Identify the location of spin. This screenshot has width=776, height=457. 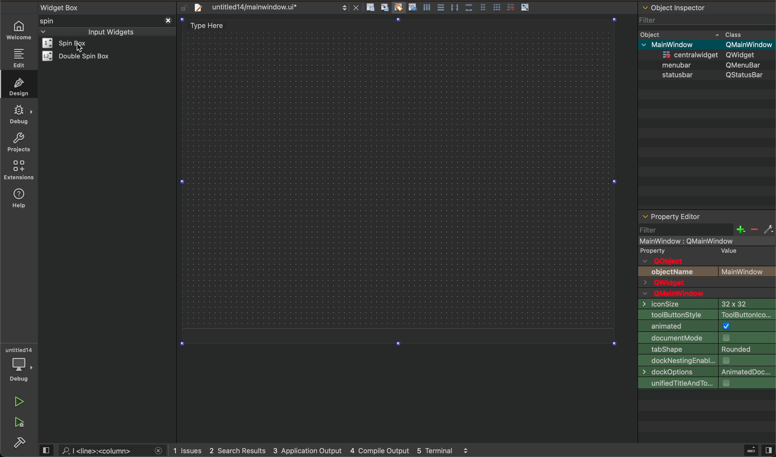
(57, 21).